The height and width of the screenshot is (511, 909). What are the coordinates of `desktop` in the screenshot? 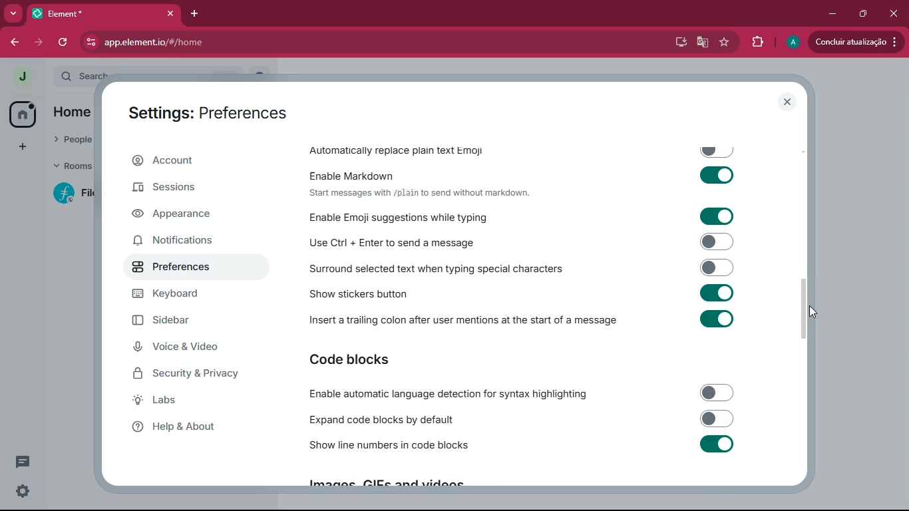 It's located at (679, 41).